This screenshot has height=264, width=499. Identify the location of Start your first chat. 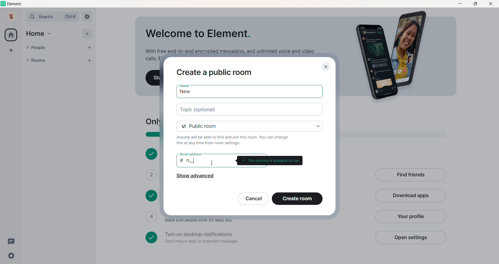
(153, 78).